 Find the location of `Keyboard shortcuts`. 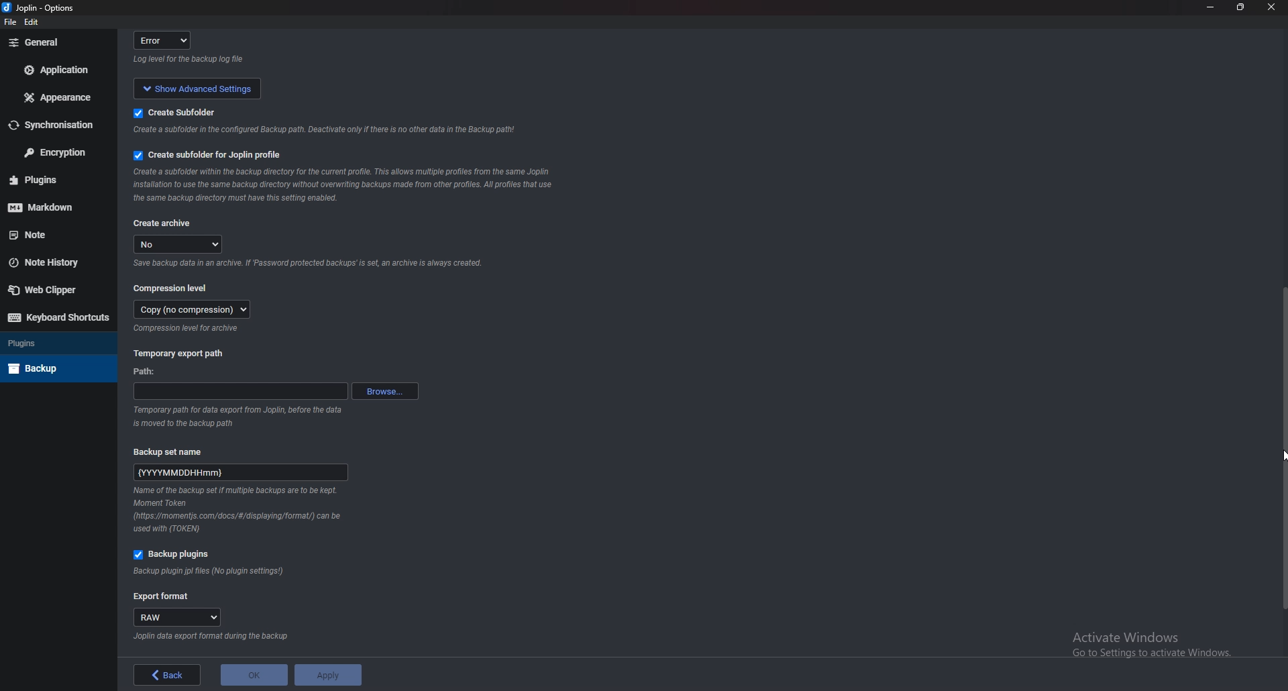

Keyboard shortcuts is located at coordinates (58, 317).